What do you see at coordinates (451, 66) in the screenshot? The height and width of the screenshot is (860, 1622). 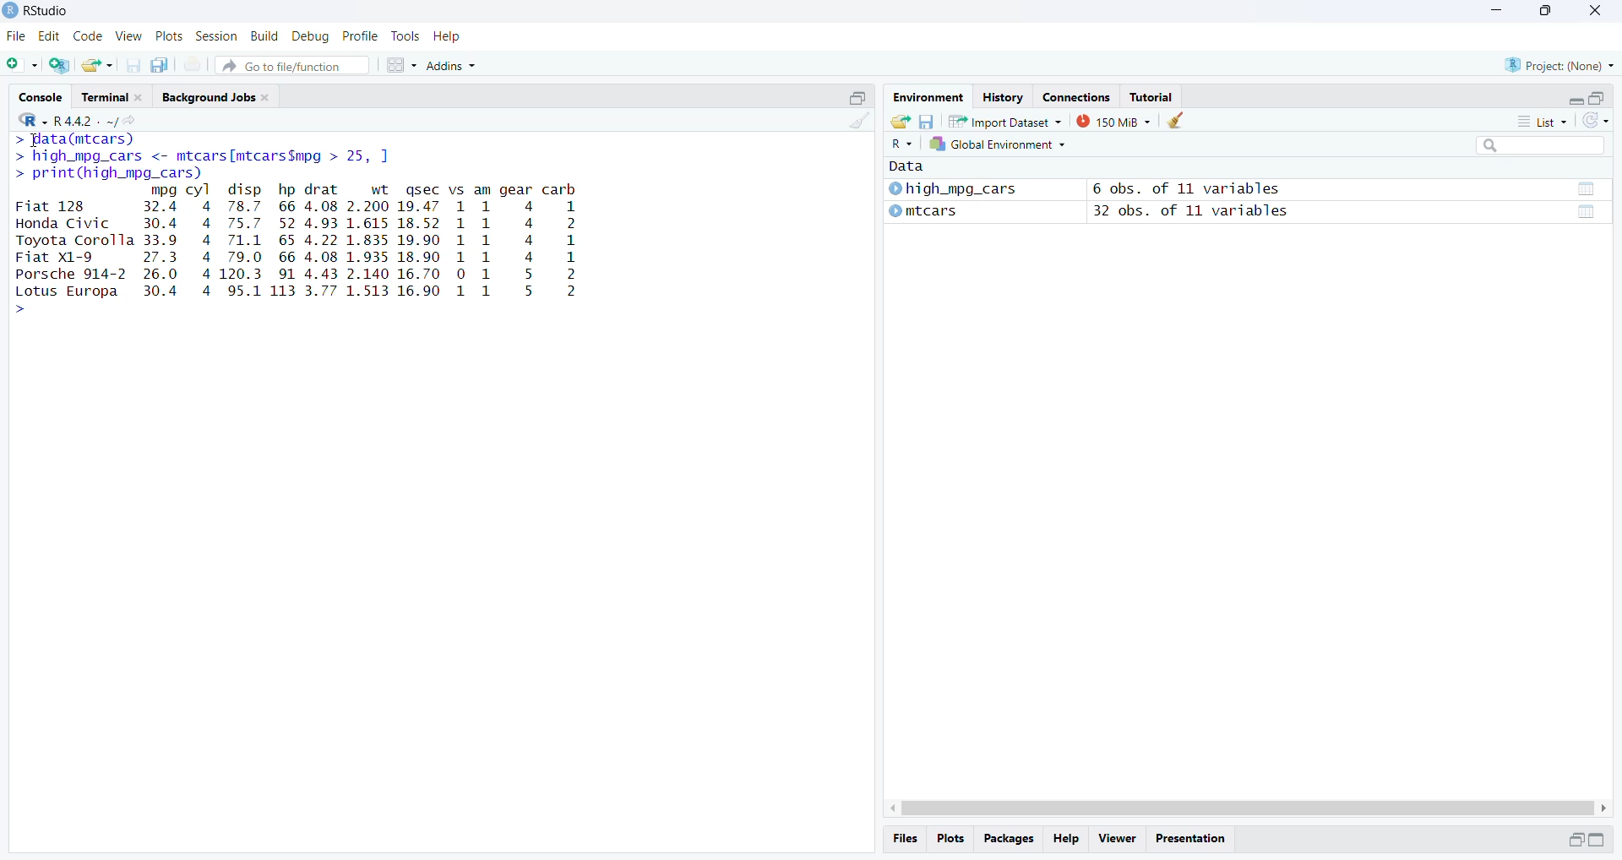 I see `Addins` at bounding box center [451, 66].